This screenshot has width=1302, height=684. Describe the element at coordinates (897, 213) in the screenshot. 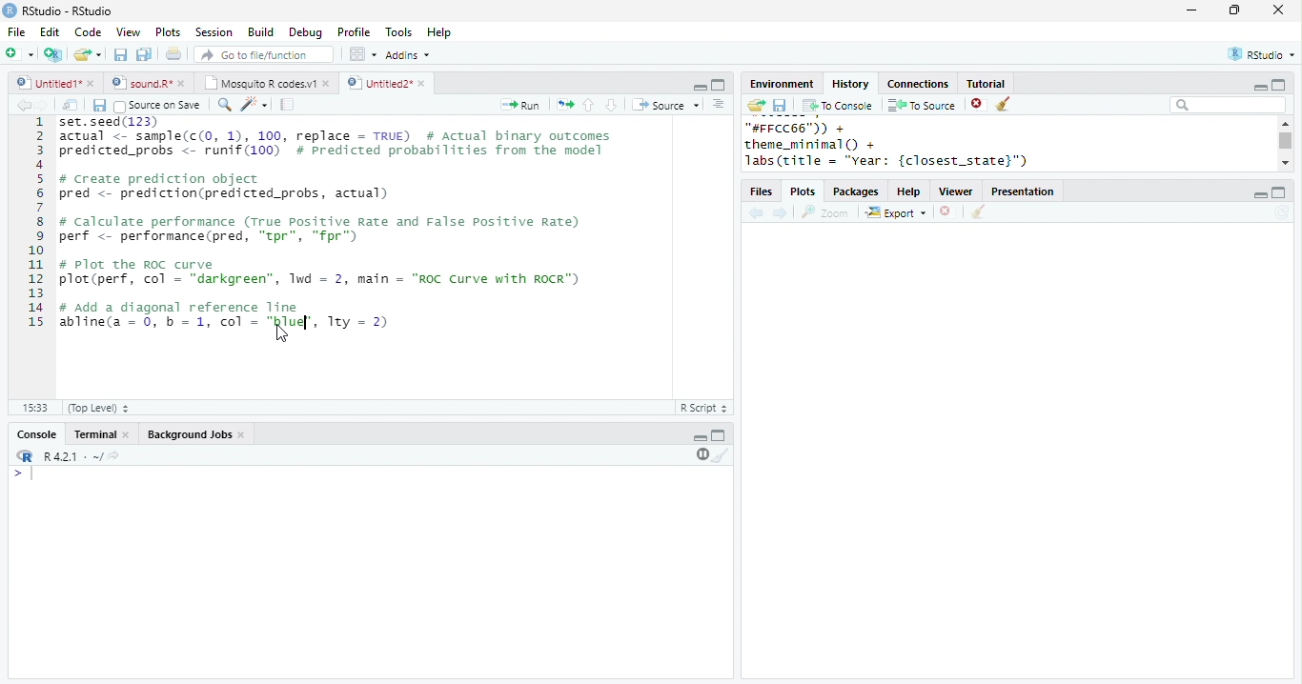

I see `Export` at that location.